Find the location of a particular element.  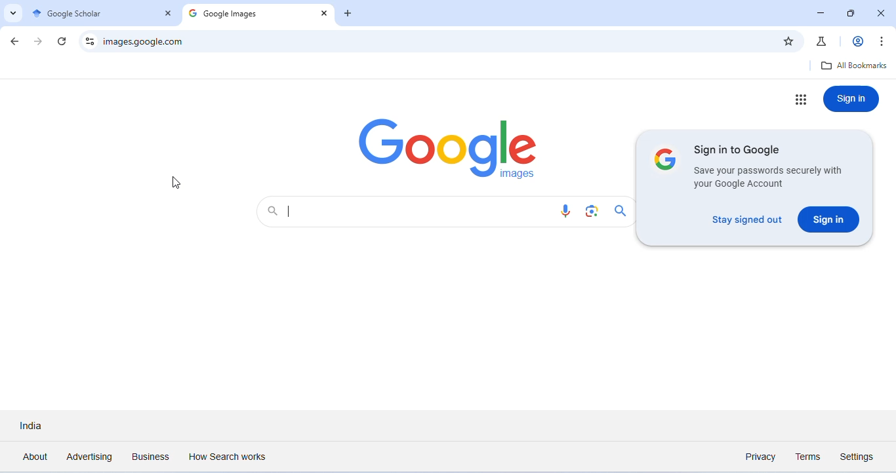

go forward is located at coordinates (40, 42).